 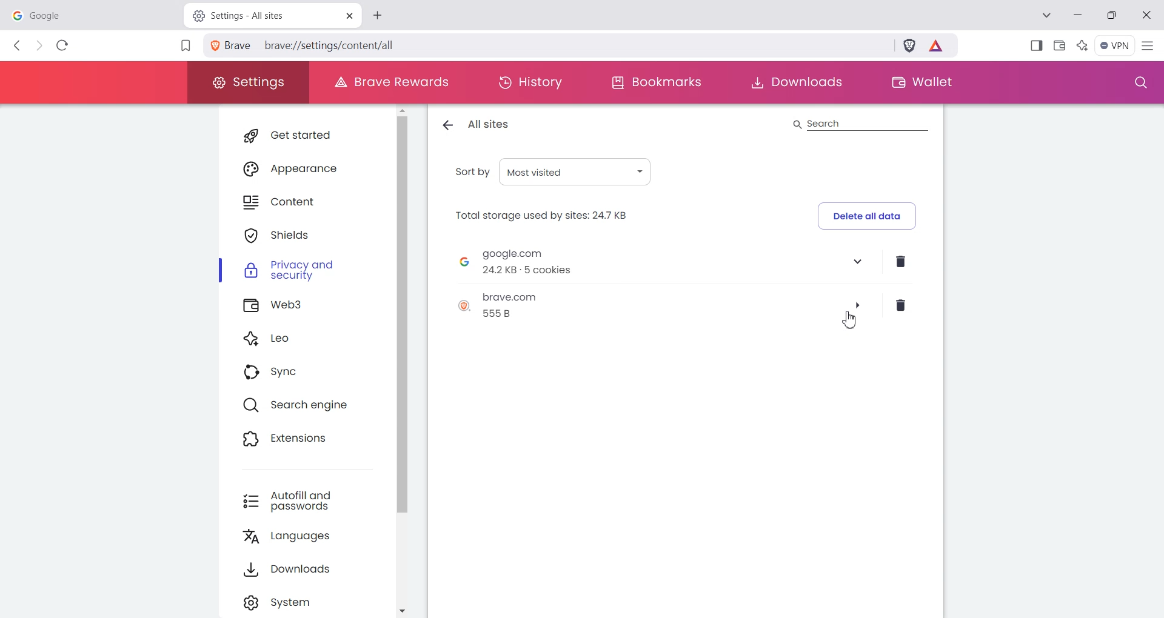 I want to click on Languages, so click(x=305, y=538).